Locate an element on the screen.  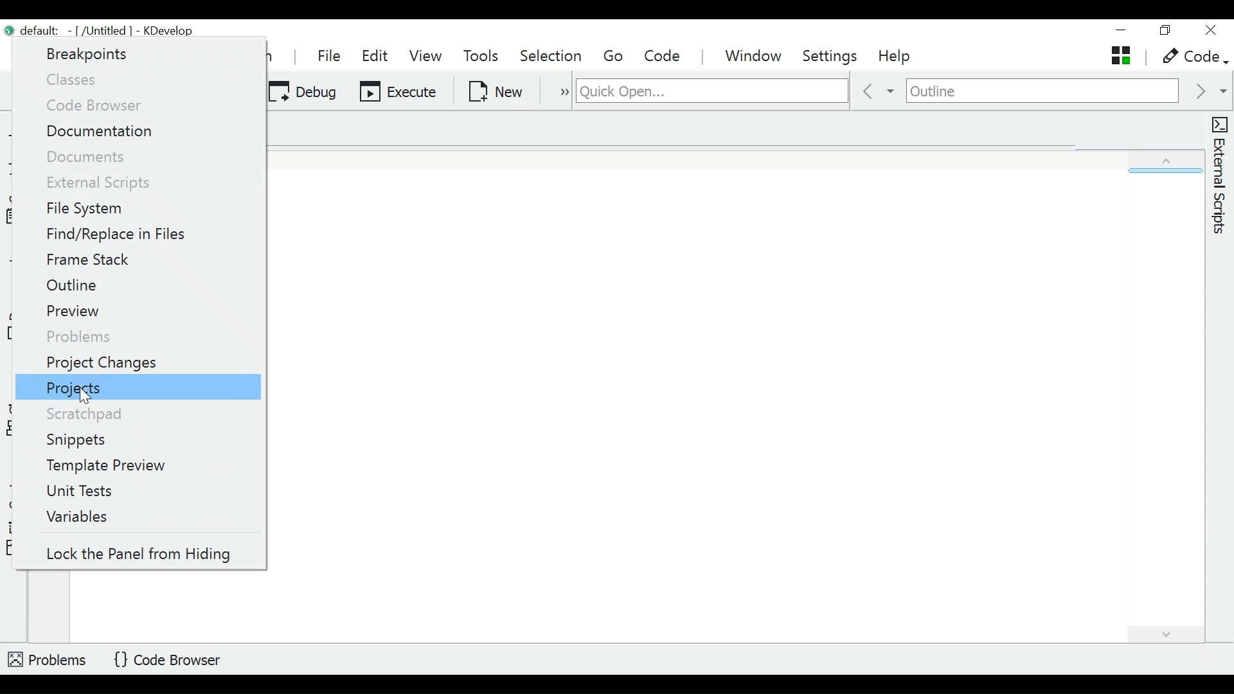
View is located at coordinates (426, 56).